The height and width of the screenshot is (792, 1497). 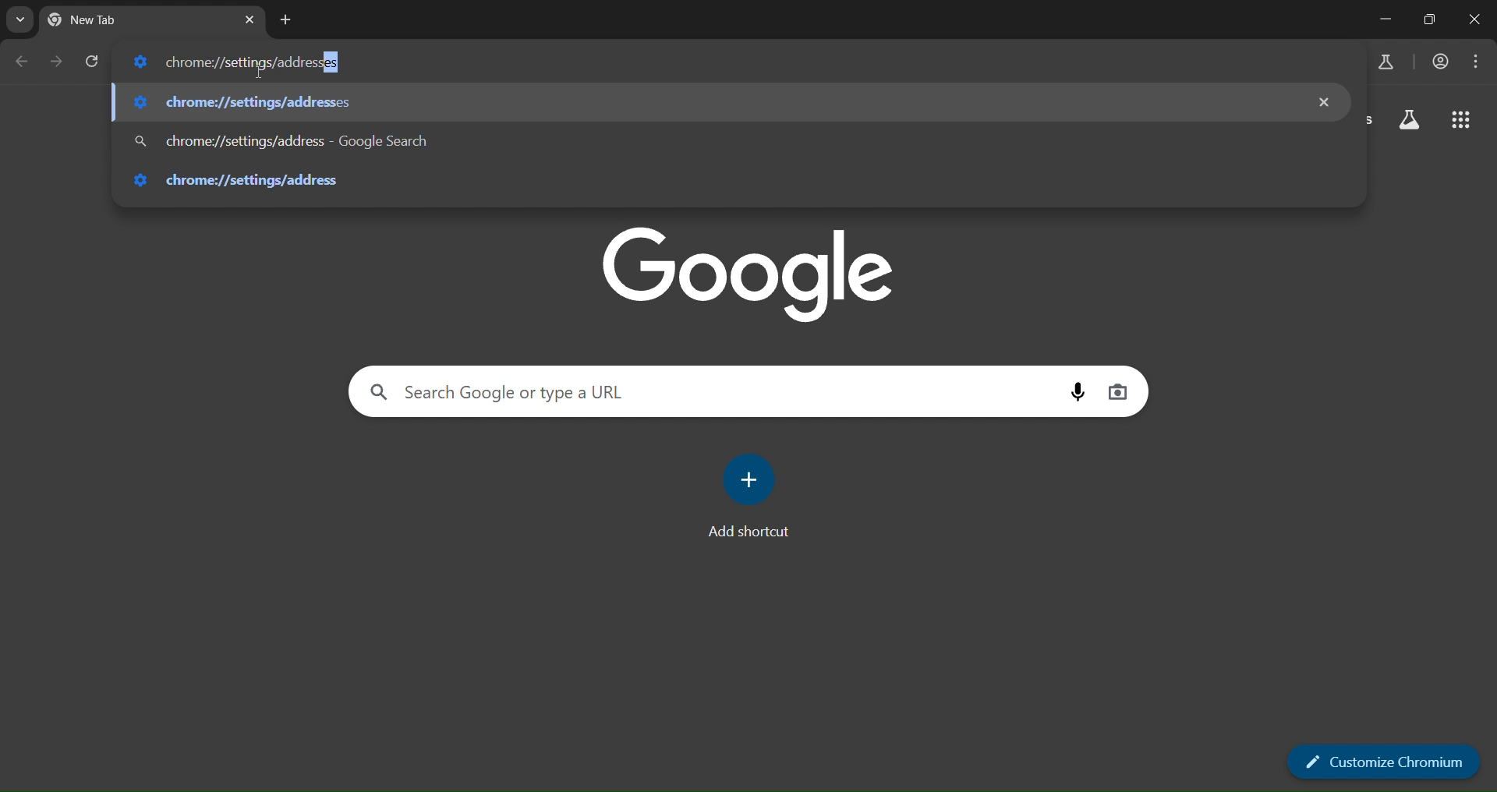 I want to click on restore down, so click(x=1427, y=19).